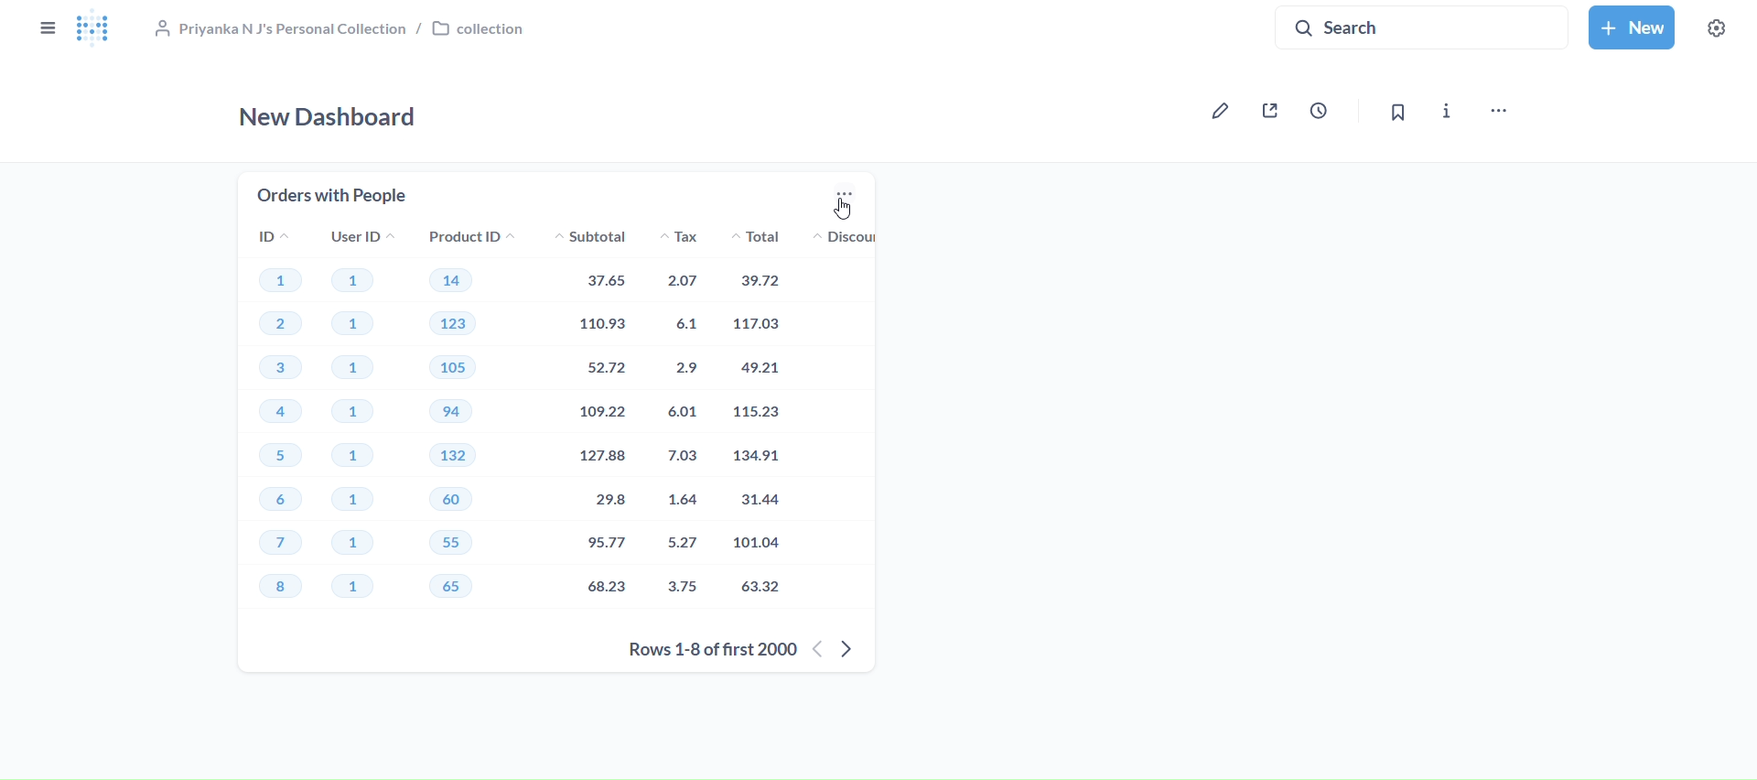 Image resolution: width=1757 pixels, height=780 pixels. What do you see at coordinates (1413, 27) in the screenshot?
I see `search` at bounding box center [1413, 27].